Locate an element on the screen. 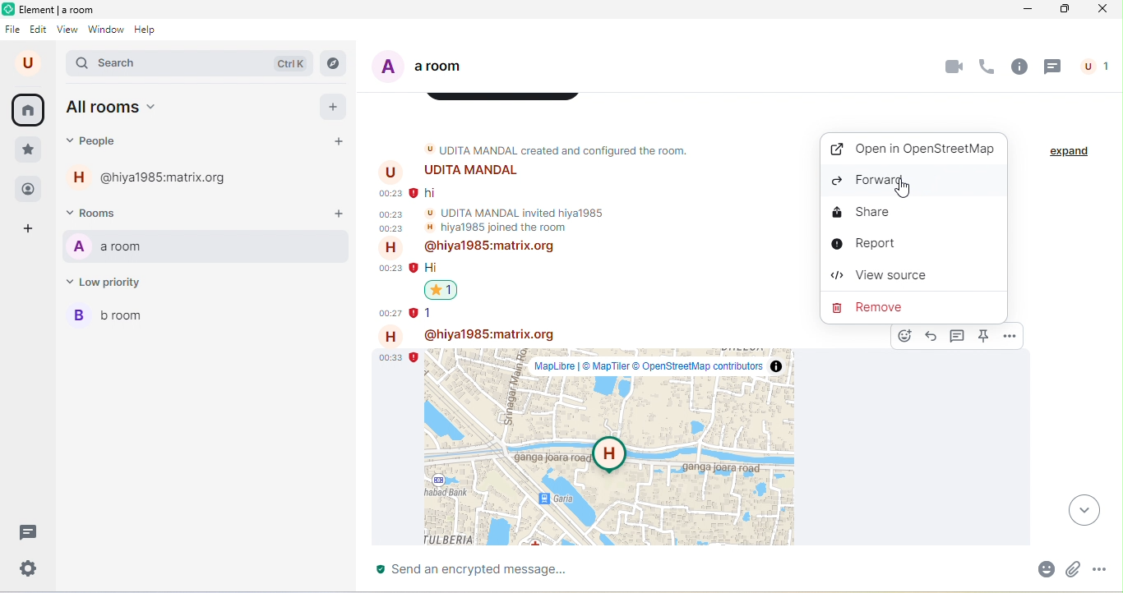  options dialog box is located at coordinates (969, 336).